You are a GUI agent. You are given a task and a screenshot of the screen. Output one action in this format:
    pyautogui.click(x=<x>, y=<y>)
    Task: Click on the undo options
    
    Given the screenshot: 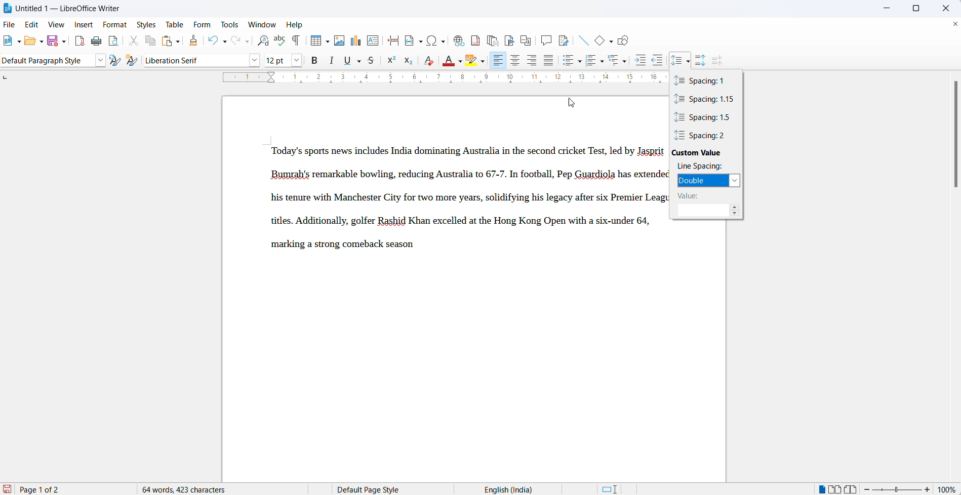 What is the action you would take?
    pyautogui.click(x=224, y=42)
    